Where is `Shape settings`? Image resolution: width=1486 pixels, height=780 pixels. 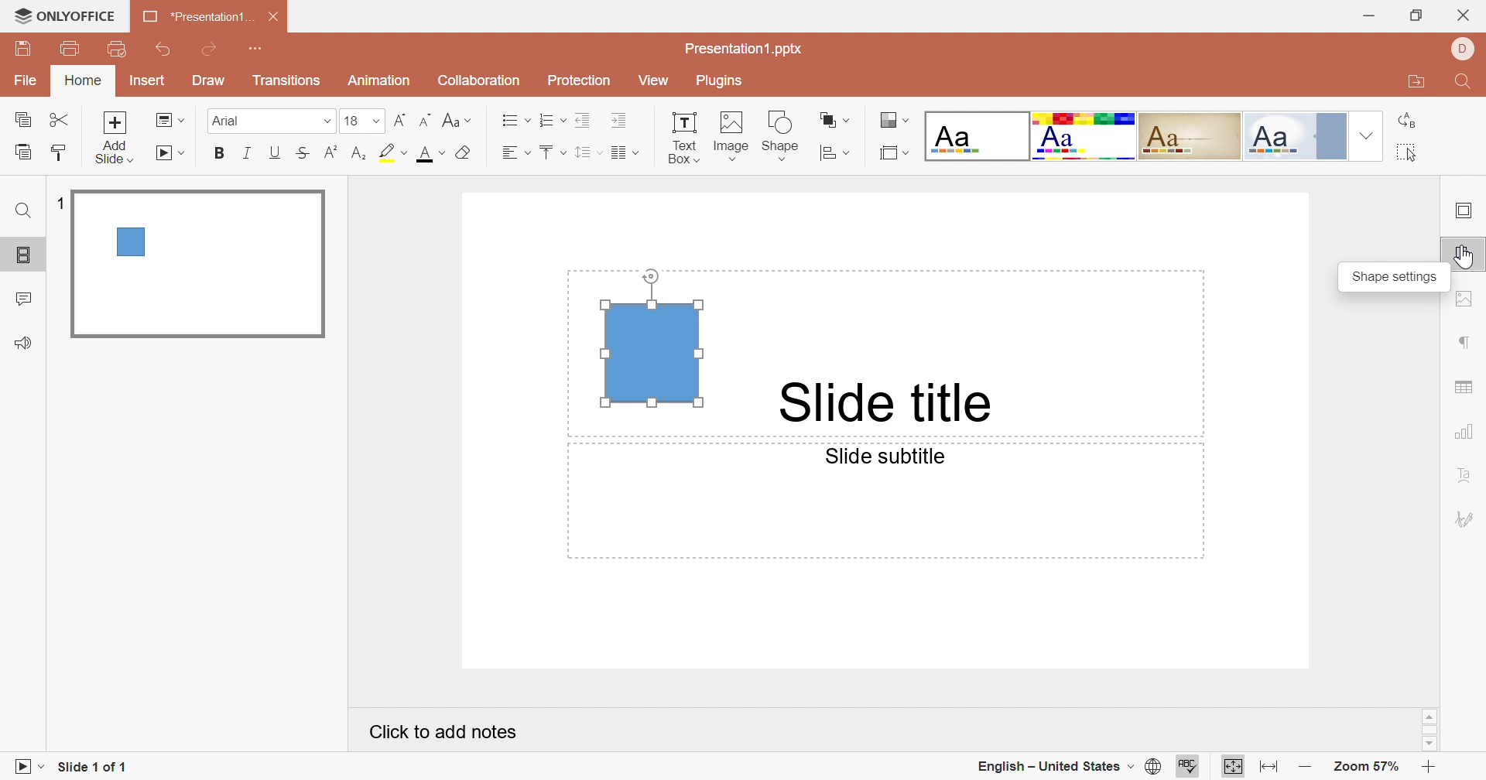 Shape settings is located at coordinates (1391, 277).